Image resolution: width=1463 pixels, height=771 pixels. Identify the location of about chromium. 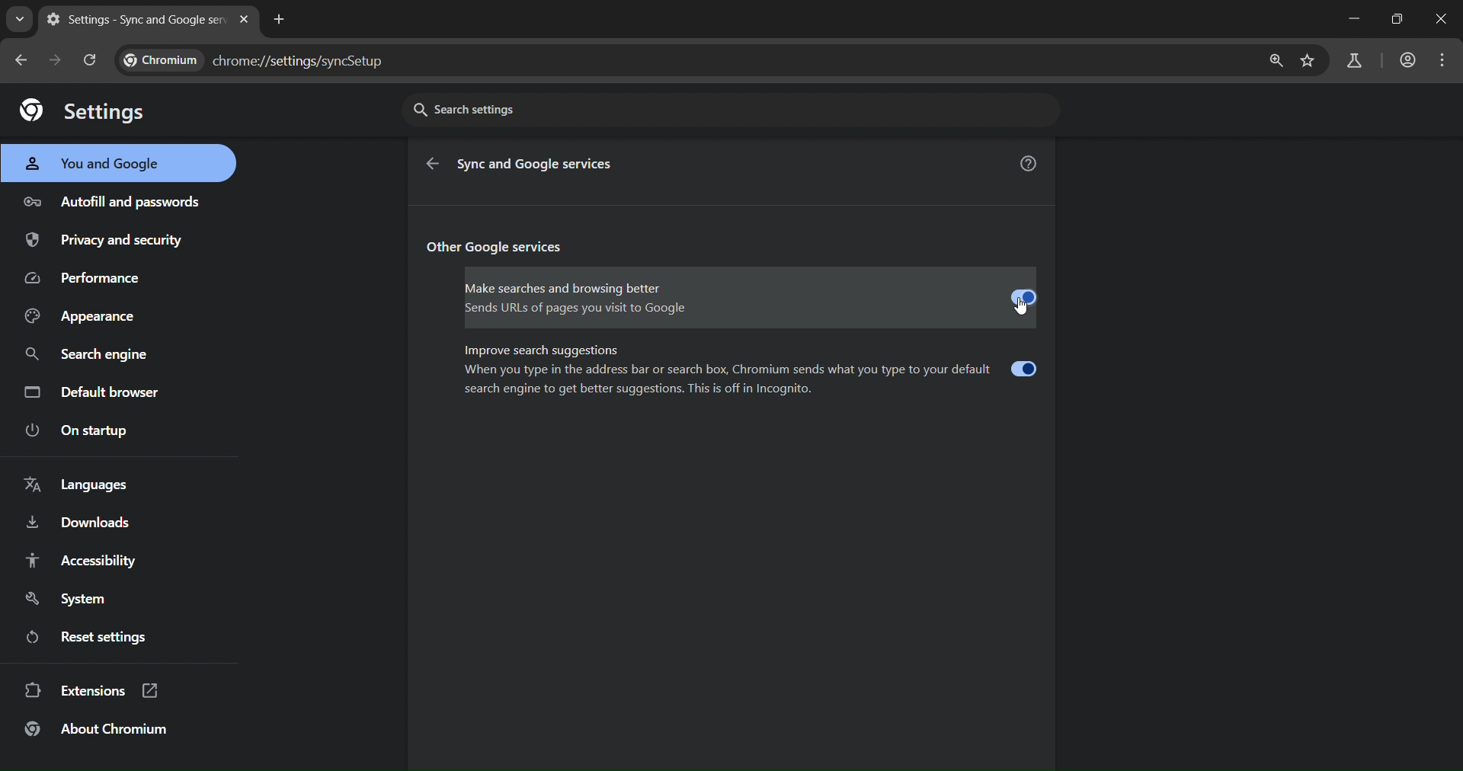
(99, 729).